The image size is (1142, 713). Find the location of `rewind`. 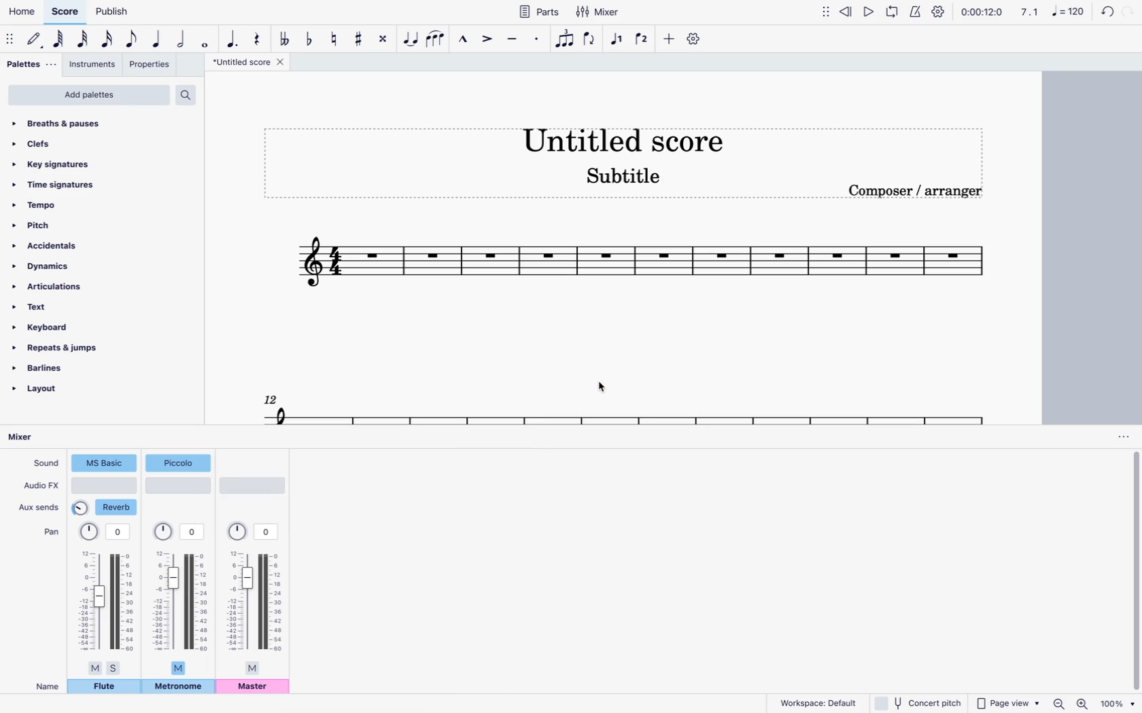

rewind is located at coordinates (846, 14).